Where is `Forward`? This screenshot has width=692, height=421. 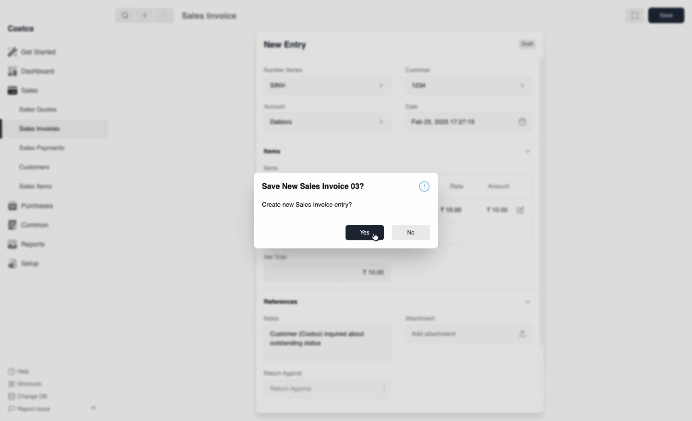 Forward is located at coordinates (164, 16).